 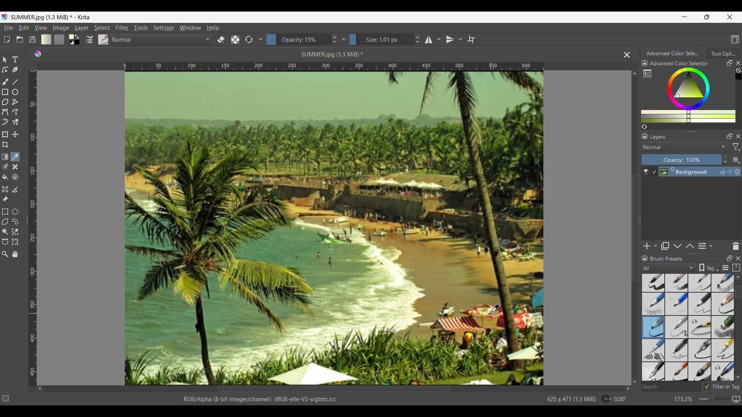 What do you see at coordinates (334, 389) in the screenshot?
I see `Horizontal slide bar` at bounding box center [334, 389].